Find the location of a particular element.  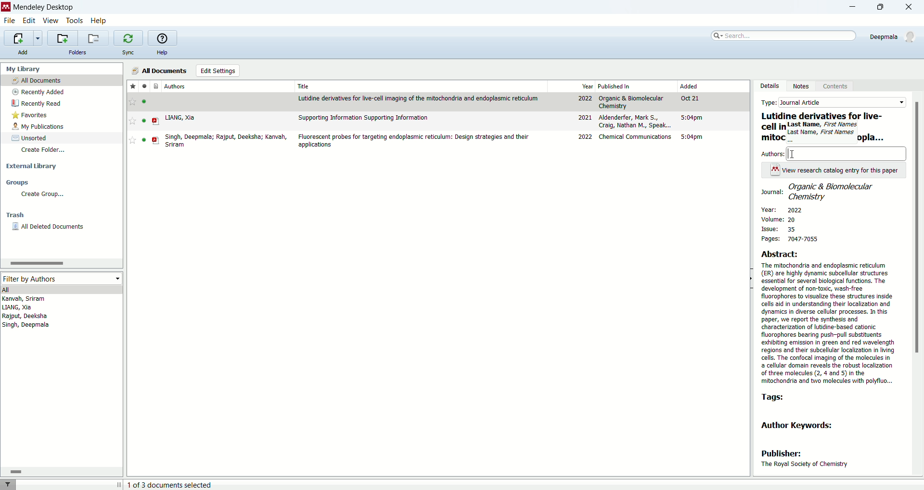

file is located at coordinates (11, 21).